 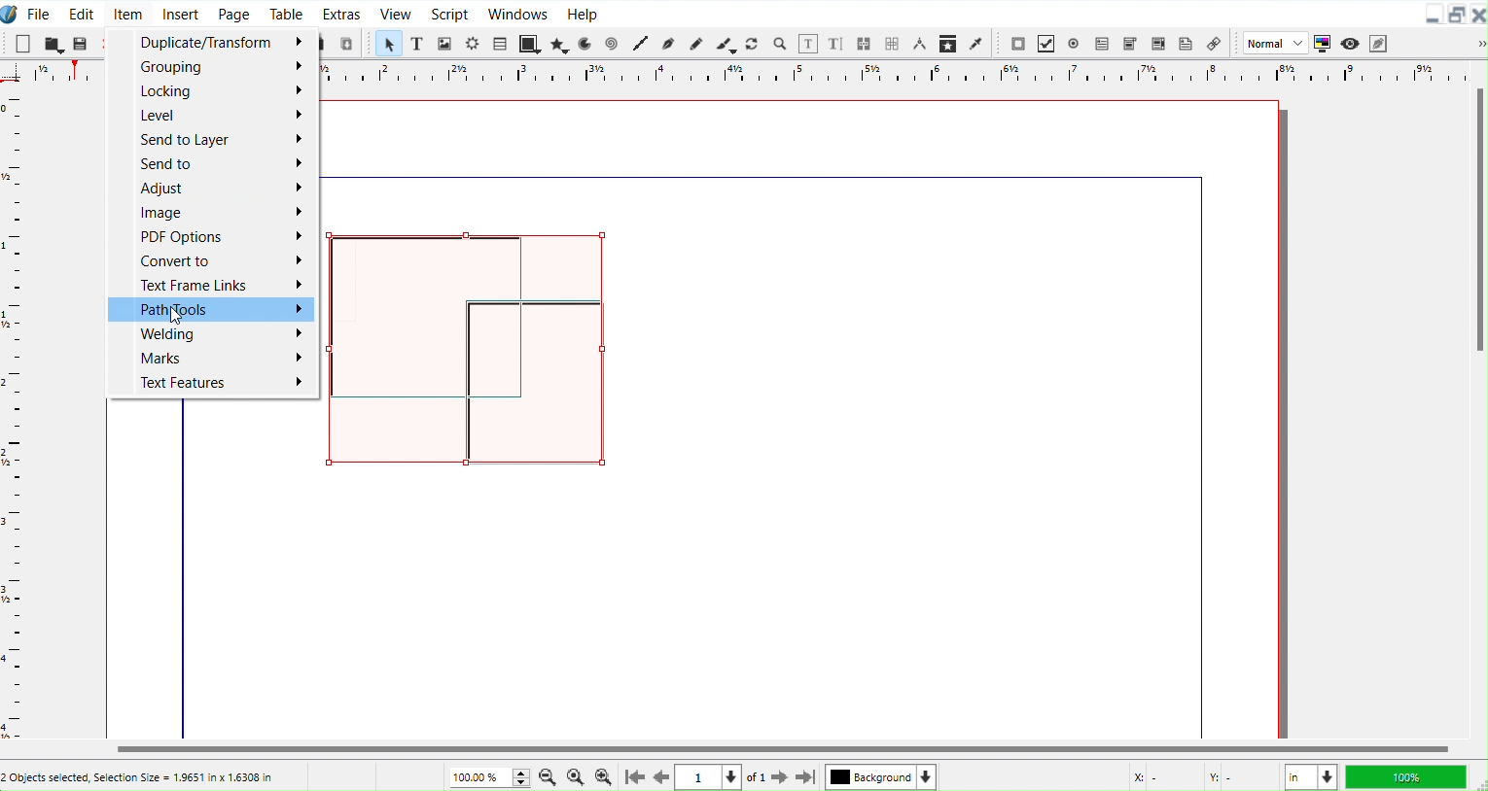 I want to click on Open, so click(x=54, y=43).